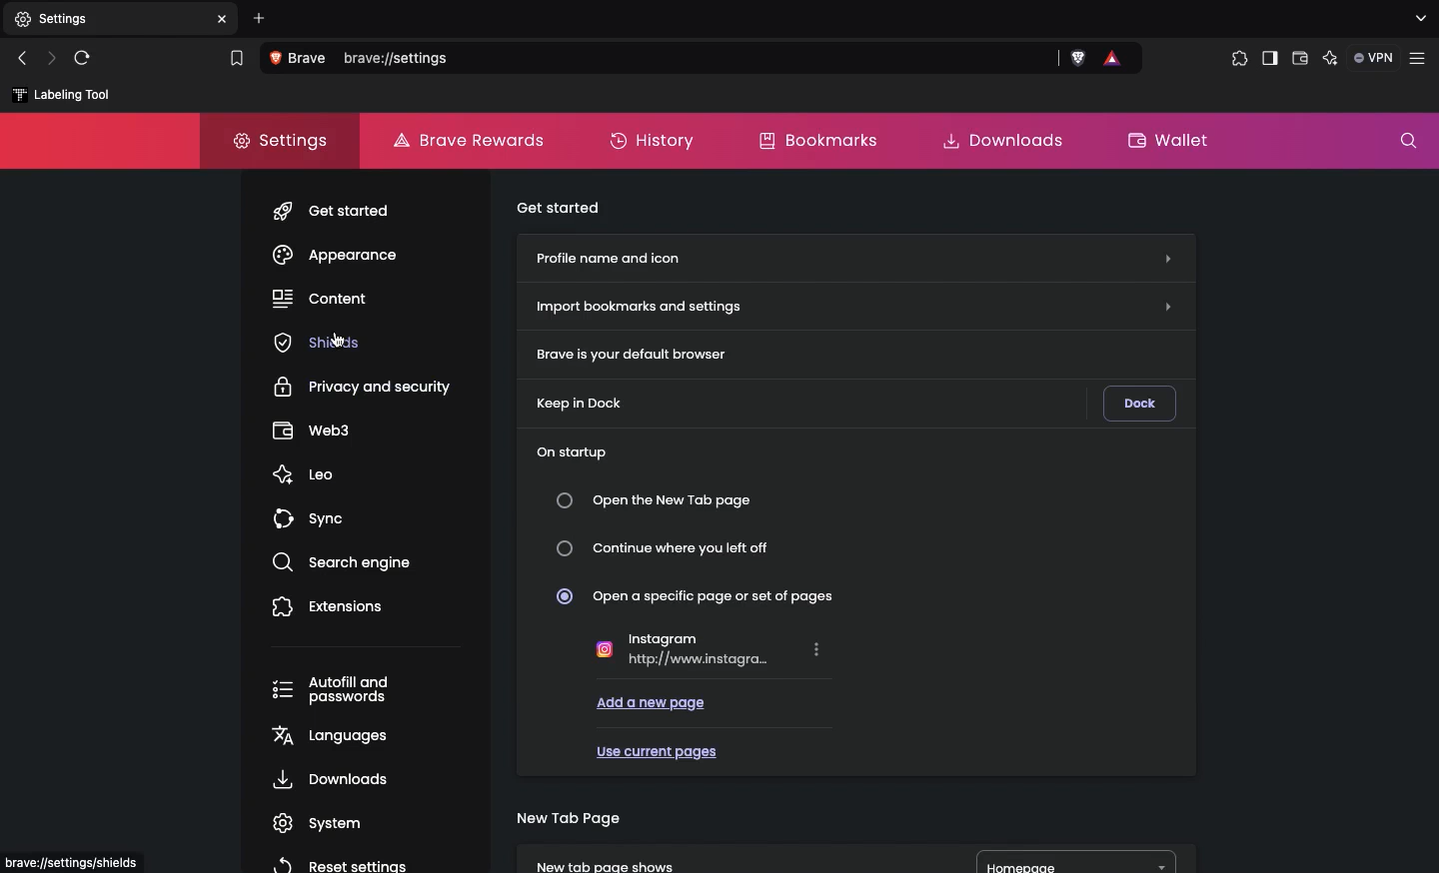  Describe the element at coordinates (1417, 20) in the screenshot. I see `search tabs` at that location.